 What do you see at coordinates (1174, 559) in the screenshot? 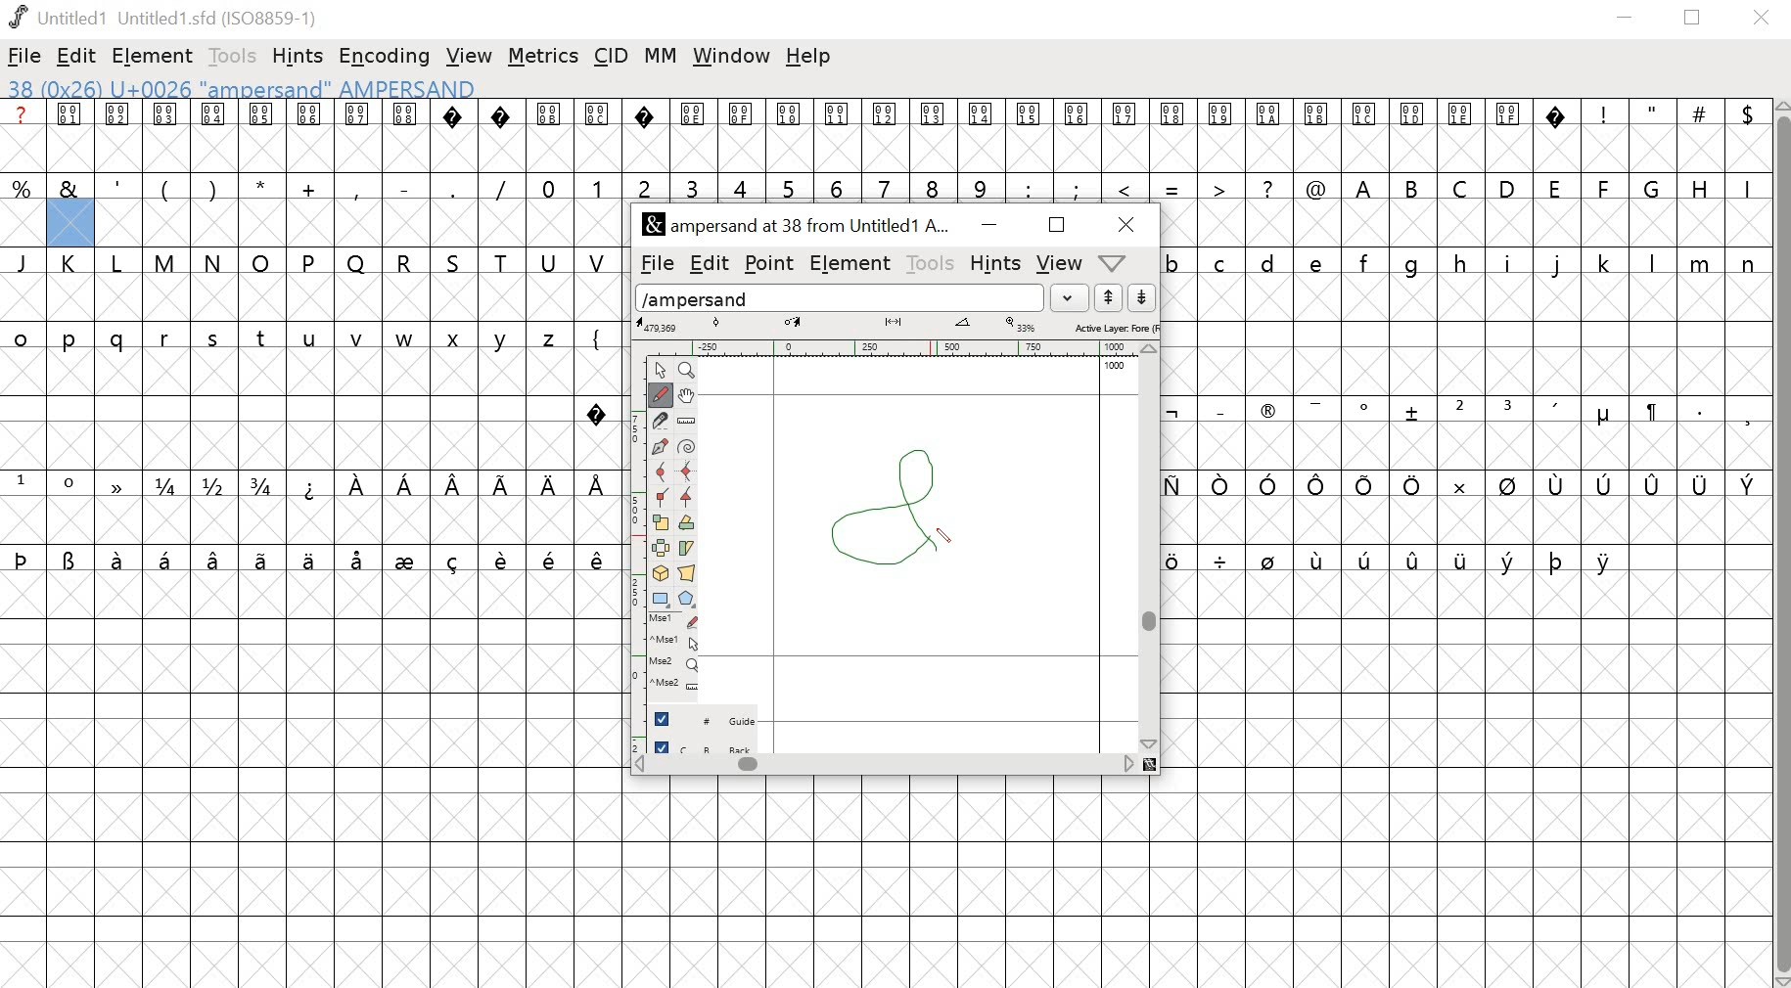
I see `symbol` at bounding box center [1174, 559].